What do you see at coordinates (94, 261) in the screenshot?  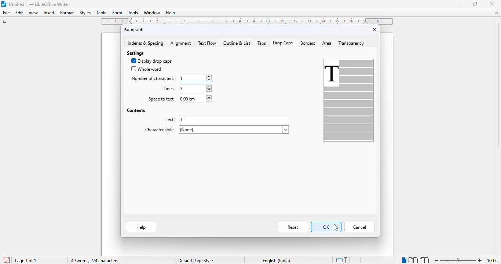 I see `49 words, 274 characters` at bounding box center [94, 261].